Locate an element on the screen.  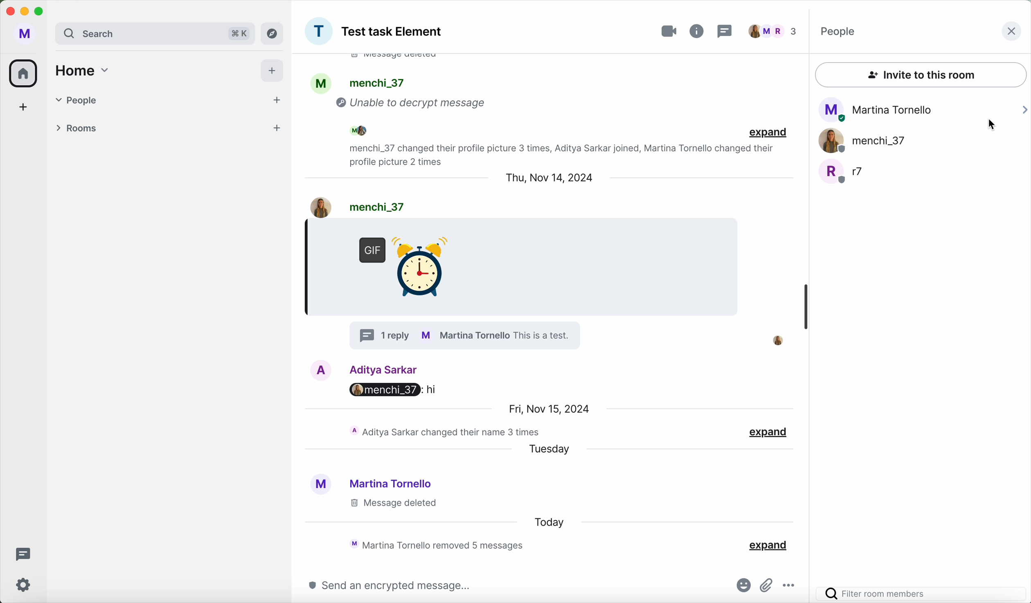
Martina Tornello user is located at coordinates (923, 107).